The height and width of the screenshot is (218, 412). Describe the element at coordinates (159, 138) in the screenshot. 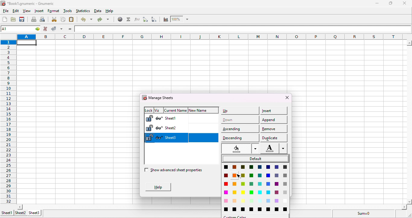

I see `Hide sheet 3` at that location.